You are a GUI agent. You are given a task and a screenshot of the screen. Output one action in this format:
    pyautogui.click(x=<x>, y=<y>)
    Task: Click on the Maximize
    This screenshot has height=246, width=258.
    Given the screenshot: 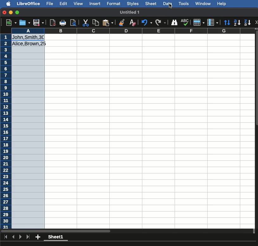 What is the action you would take?
    pyautogui.click(x=17, y=12)
    